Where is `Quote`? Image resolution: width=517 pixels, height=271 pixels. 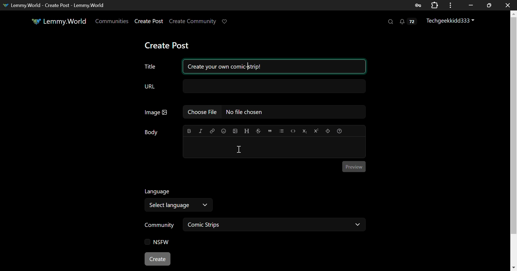 Quote is located at coordinates (270, 130).